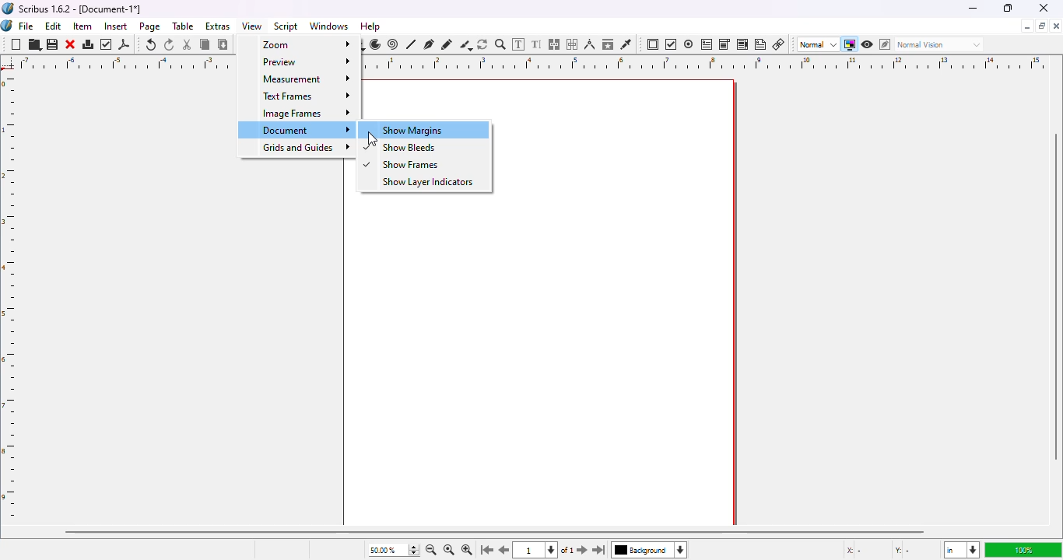 This screenshot has height=560, width=1063. What do you see at coordinates (329, 26) in the screenshot?
I see `windows` at bounding box center [329, 26].